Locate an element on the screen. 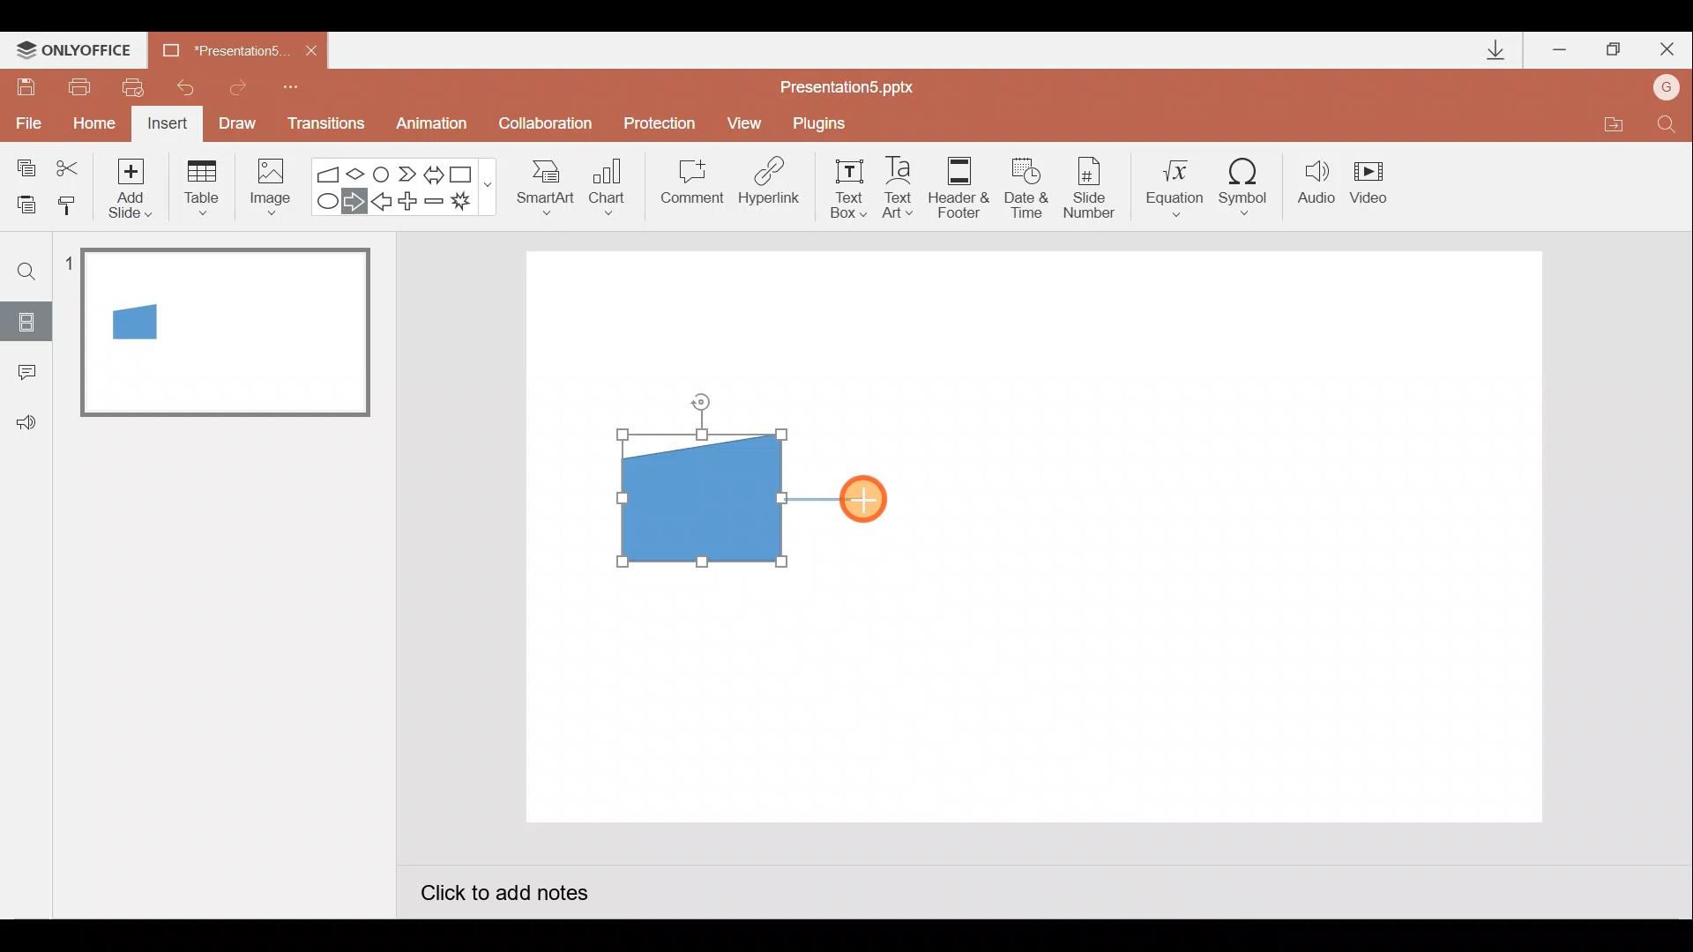  Audio is located at coordinates (1317, 186).